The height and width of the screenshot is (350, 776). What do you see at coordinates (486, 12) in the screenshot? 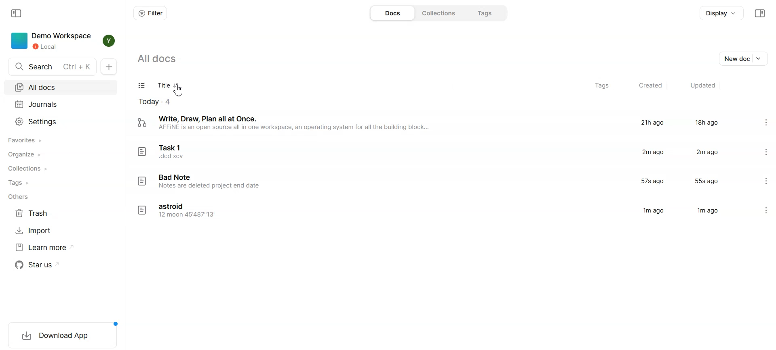
I see `Tags` at bounding box center [486, 12].